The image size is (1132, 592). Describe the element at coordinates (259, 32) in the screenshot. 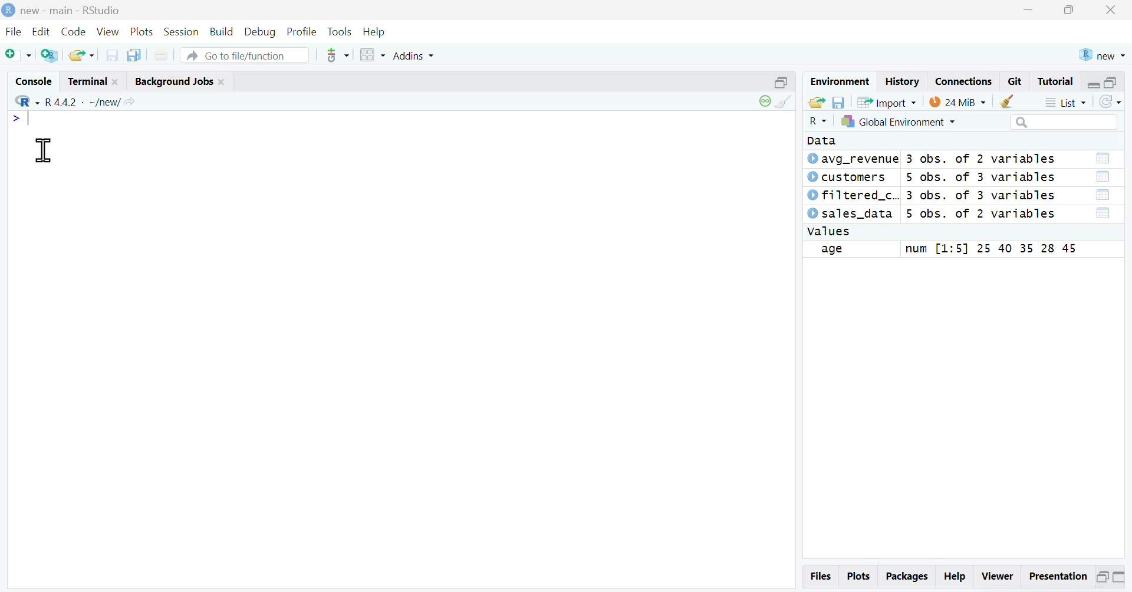

I see `Debug` at that location.